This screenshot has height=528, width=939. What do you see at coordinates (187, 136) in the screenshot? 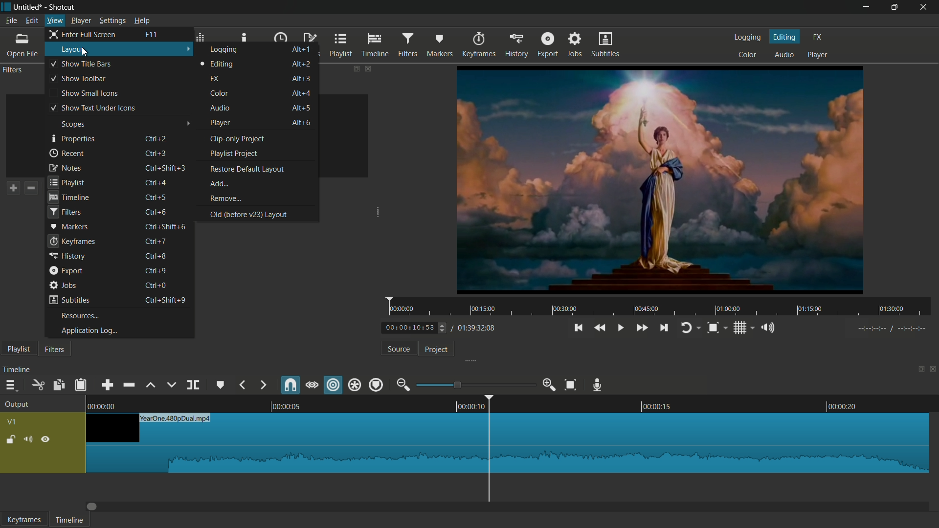
I see `select a clip` at bounding box center [187, 136].